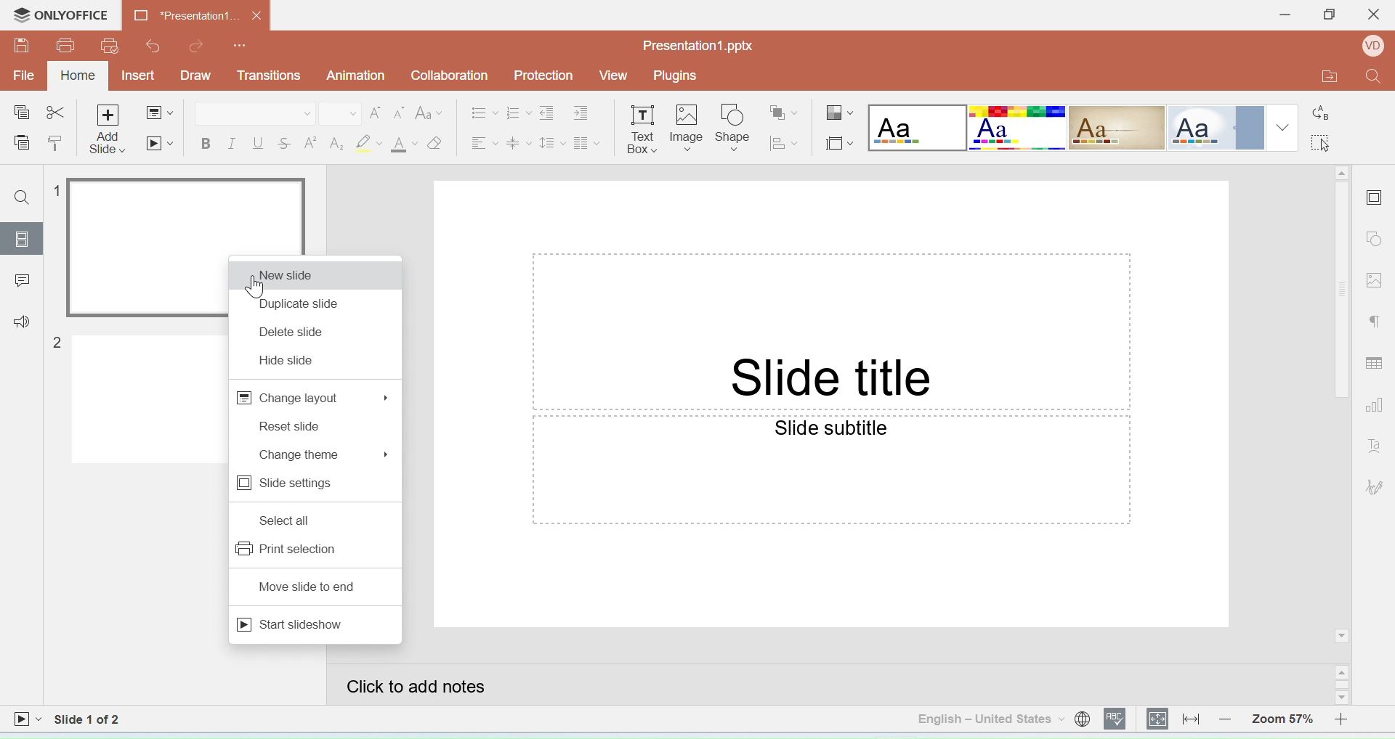 The height and width of the screenshot is (739, 1395). Describe the element at coordinates (311, 142) in the screenshot. I see `Superscript` at that location.